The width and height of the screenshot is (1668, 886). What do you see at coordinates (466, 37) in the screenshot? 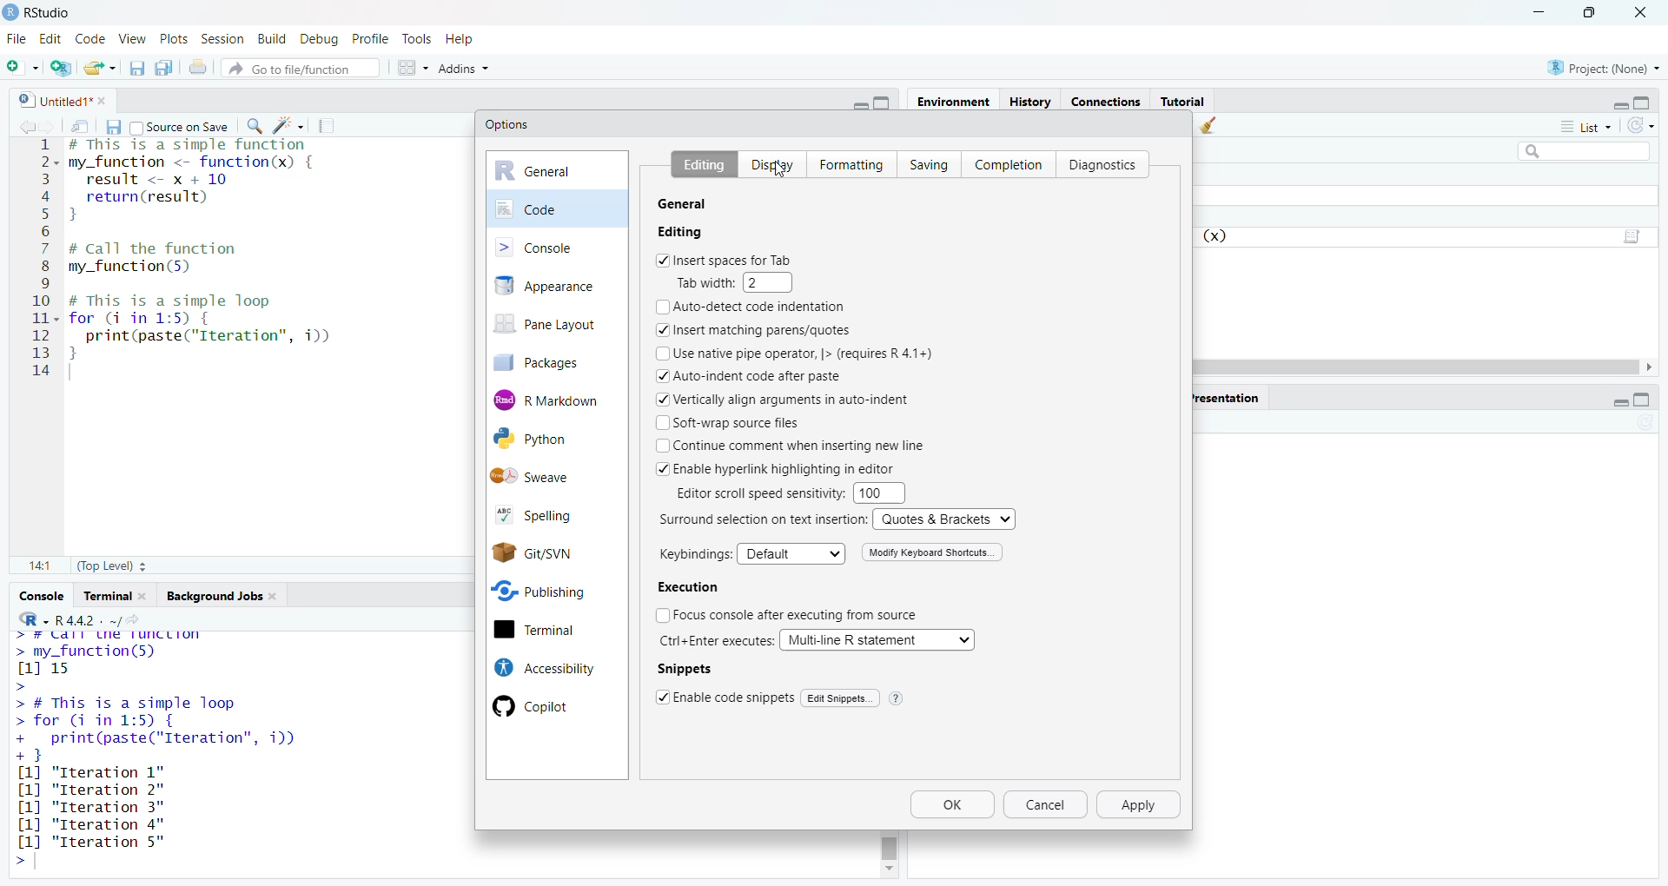
I see `help` at bounding box center [466, 37].